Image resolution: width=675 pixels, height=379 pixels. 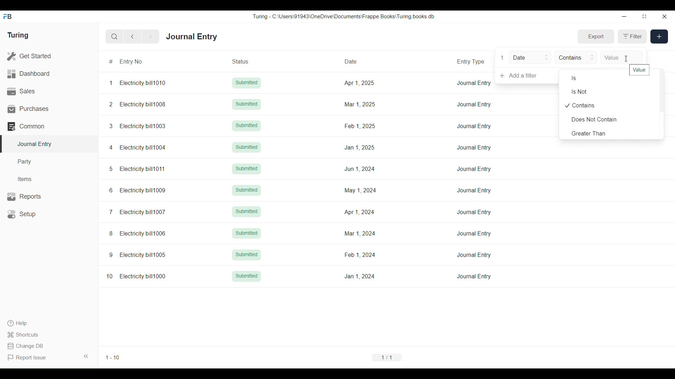 What do you see at coordinates (360, 169) in the screenshot?
I see `Jun 1, 2024` at bounding box center [360, 169].